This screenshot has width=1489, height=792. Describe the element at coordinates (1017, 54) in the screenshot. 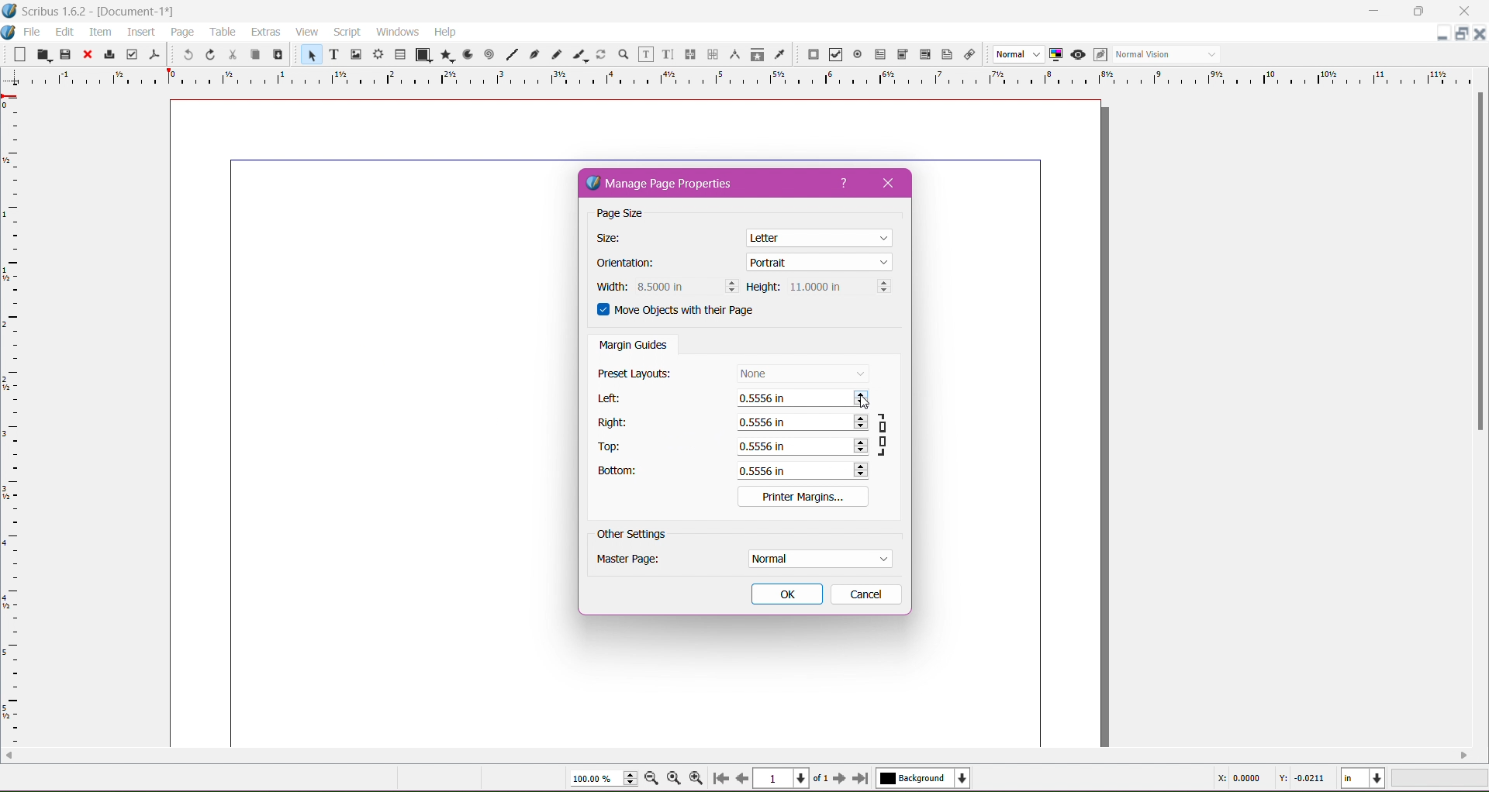

I see `Select the image preview quality` at that location.